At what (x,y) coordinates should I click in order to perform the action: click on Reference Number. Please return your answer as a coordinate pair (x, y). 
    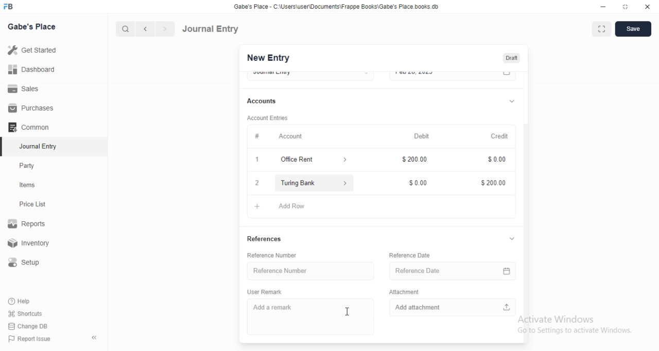
    Looking at the image, I should click on (279, 255).